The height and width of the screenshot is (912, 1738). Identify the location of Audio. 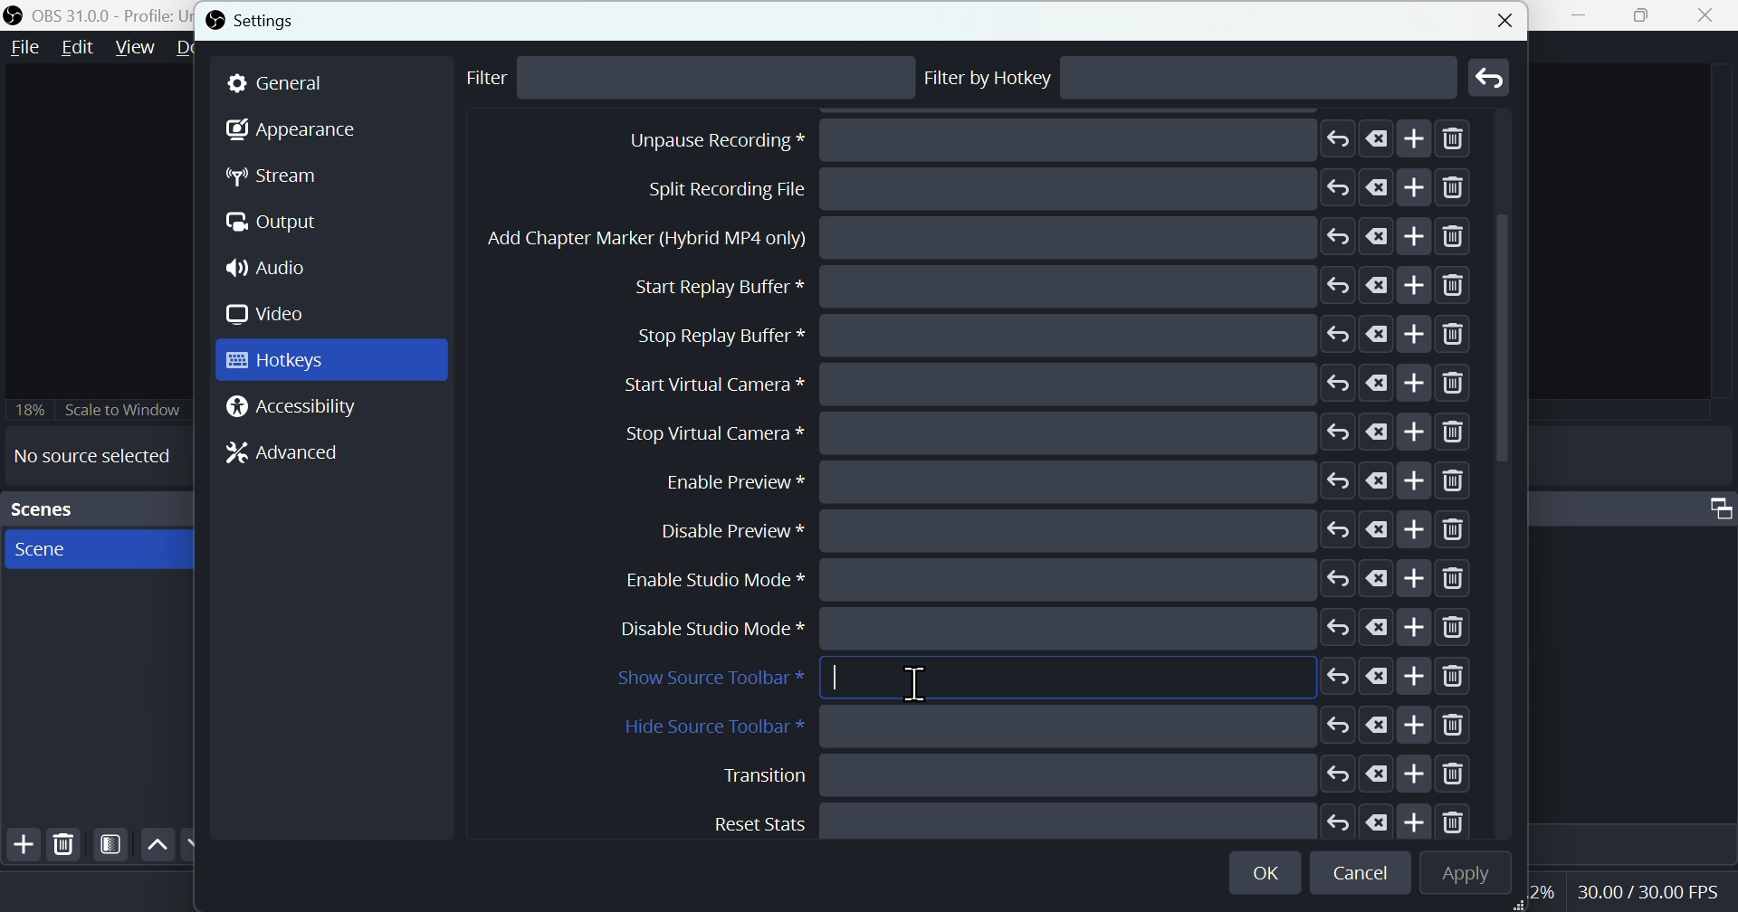
(274, 270).